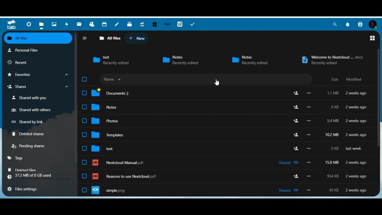 This screenshot has width=382, height=215. I want to click on notes , so click(227, 107).